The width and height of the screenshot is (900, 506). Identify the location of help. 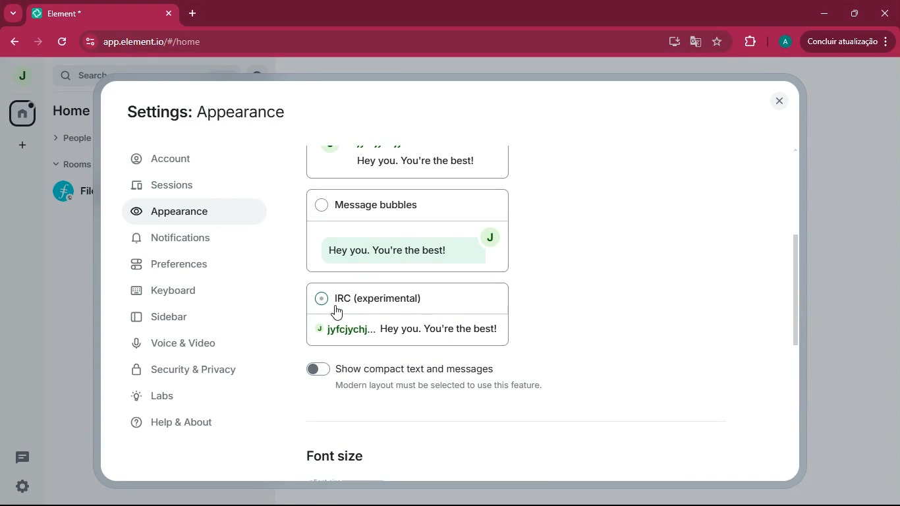
(198, 422).